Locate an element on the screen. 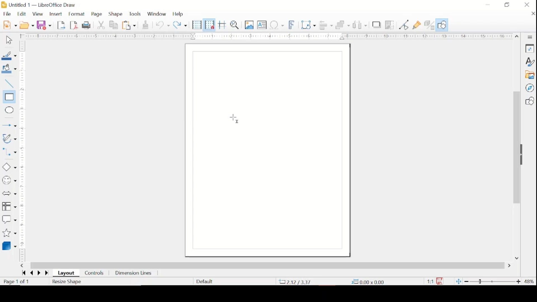 The width and height of the screenshot is (537, 302). insert ellipse is located at coordinates (8, 110).